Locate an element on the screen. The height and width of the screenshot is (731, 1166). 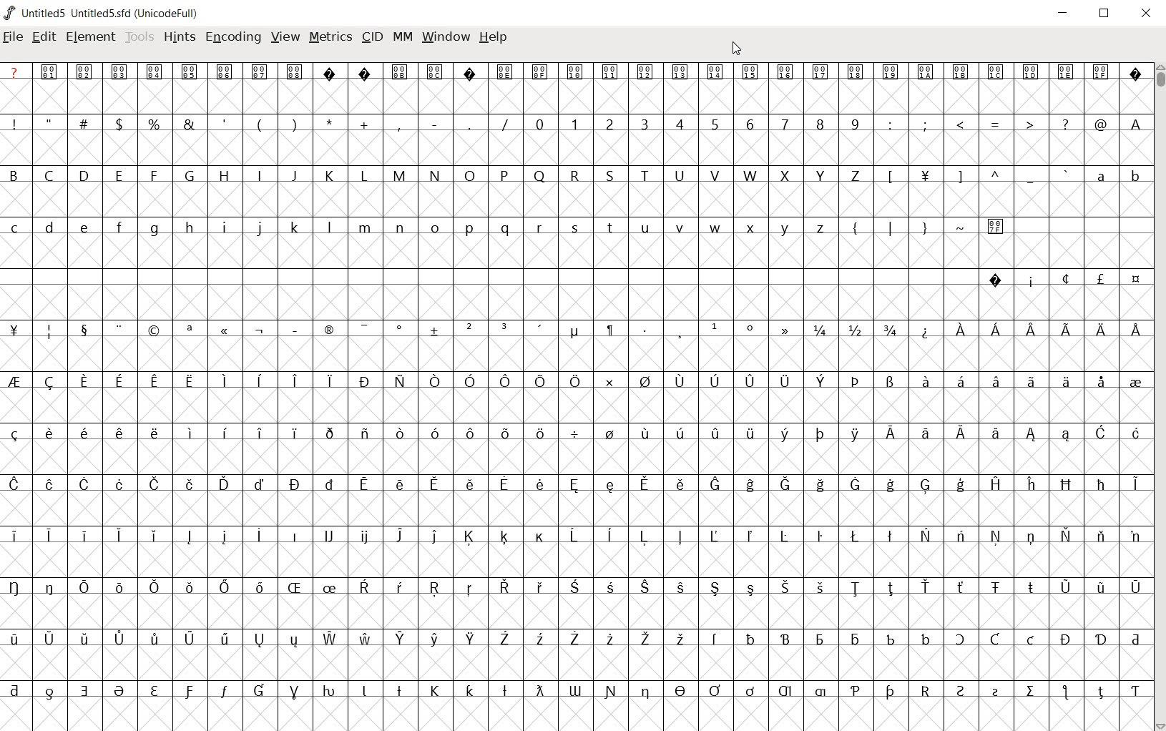
Symbol is located at coordinates (647, 72).